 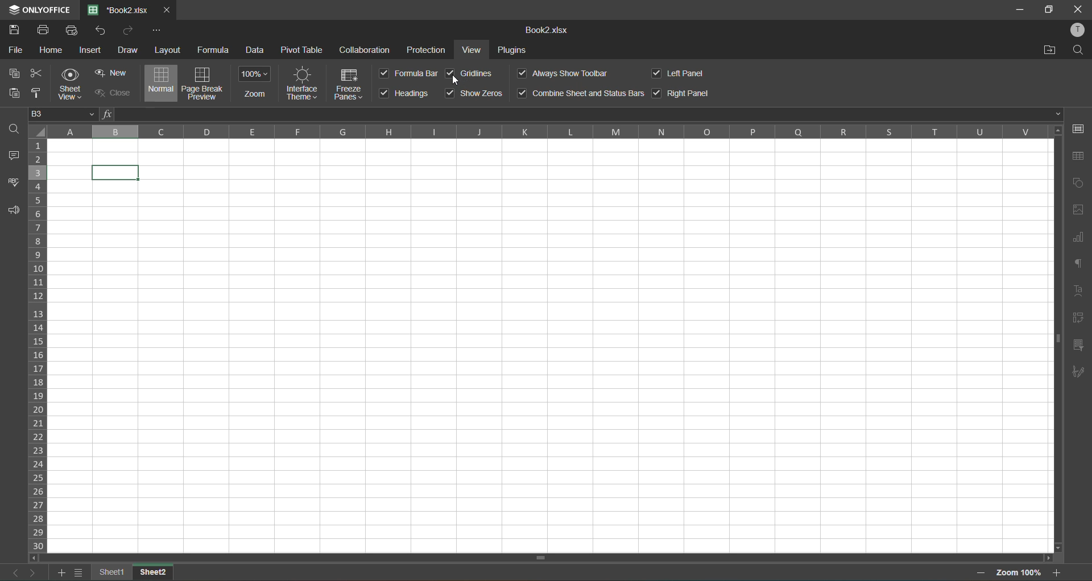 I want to click on quick print, so click(x=72, y=32).